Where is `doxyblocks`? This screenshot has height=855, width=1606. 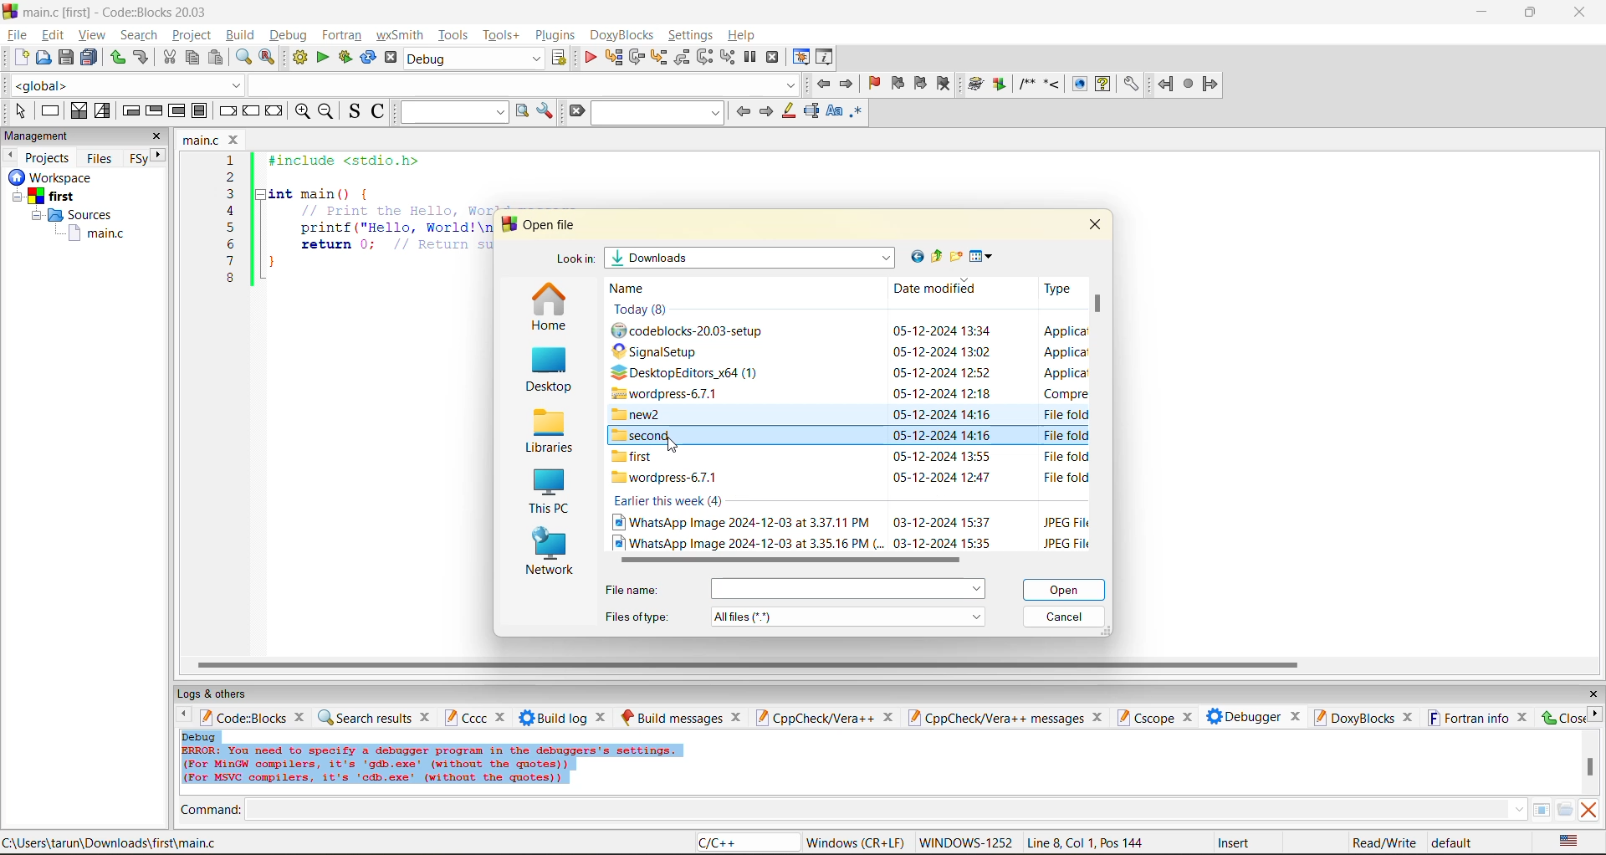 doxyblocks is located at coordinates (1353, 717).